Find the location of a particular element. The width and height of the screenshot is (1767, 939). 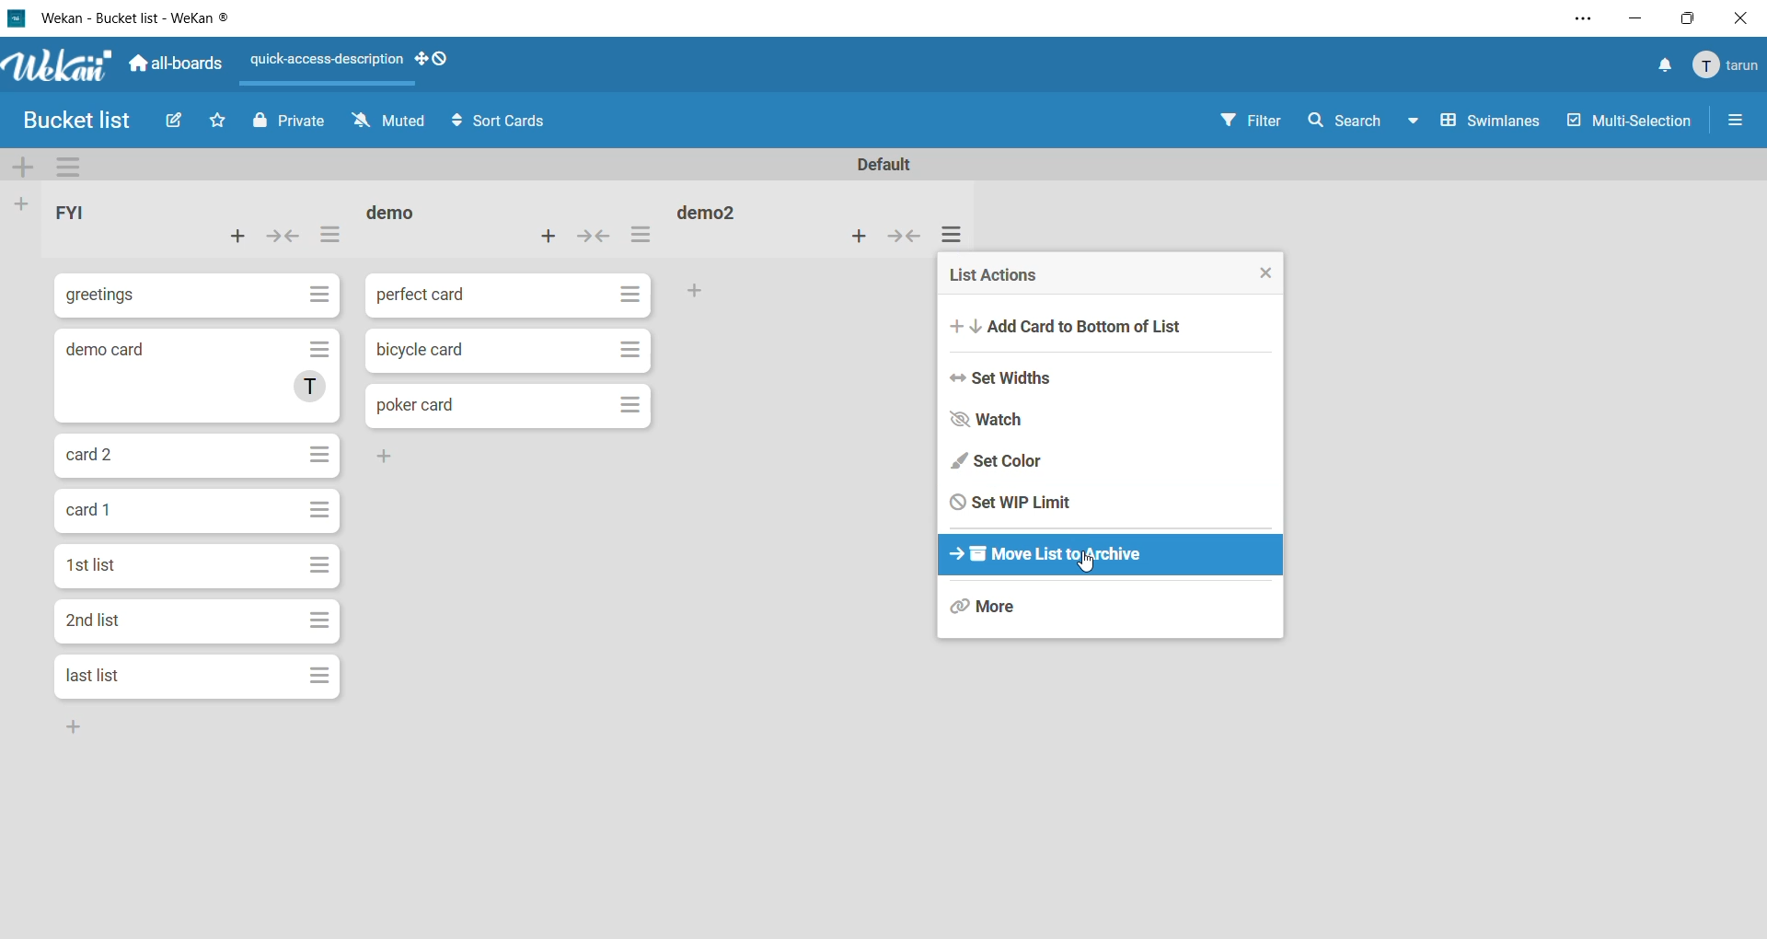

cards is located at coordinates (508, 296).